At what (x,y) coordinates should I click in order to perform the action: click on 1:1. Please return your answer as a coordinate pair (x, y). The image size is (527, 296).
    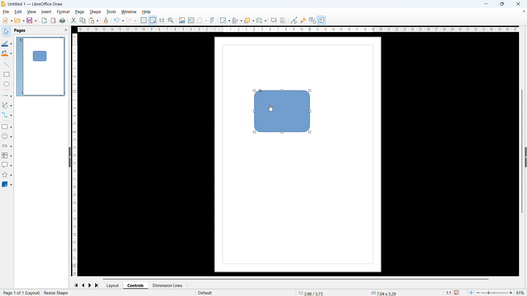
    Looking at the image, I should click on (448, 292).